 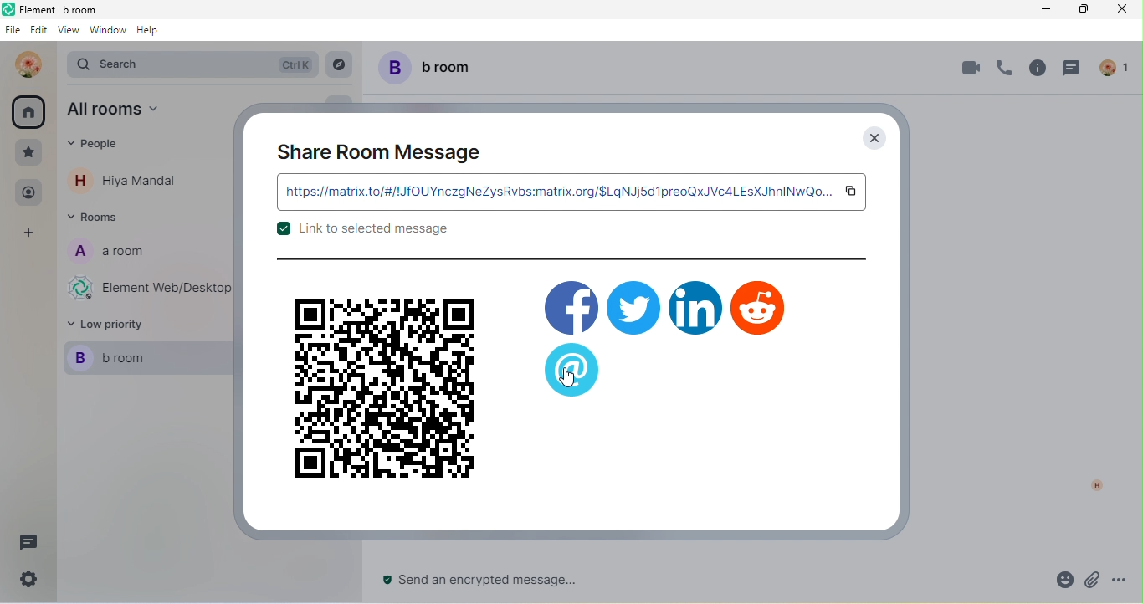 What do you see at coordinates (1125, 580) in the screenshot?
I see `option` at bounding box center [1125, 580].